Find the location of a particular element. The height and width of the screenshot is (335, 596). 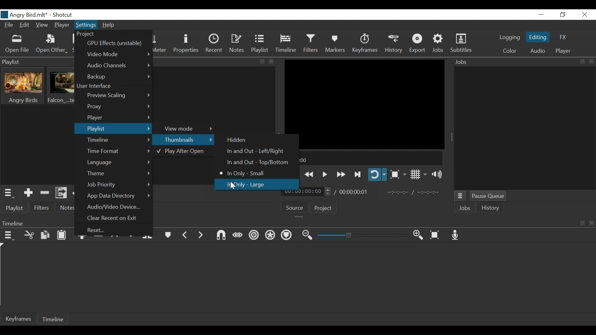

Play After Open is located at coordinates (181, 152).